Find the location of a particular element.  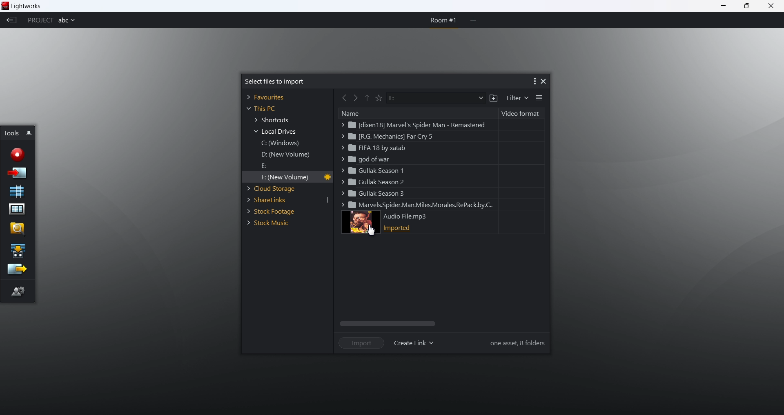

back is located at coordinates (12, 21).